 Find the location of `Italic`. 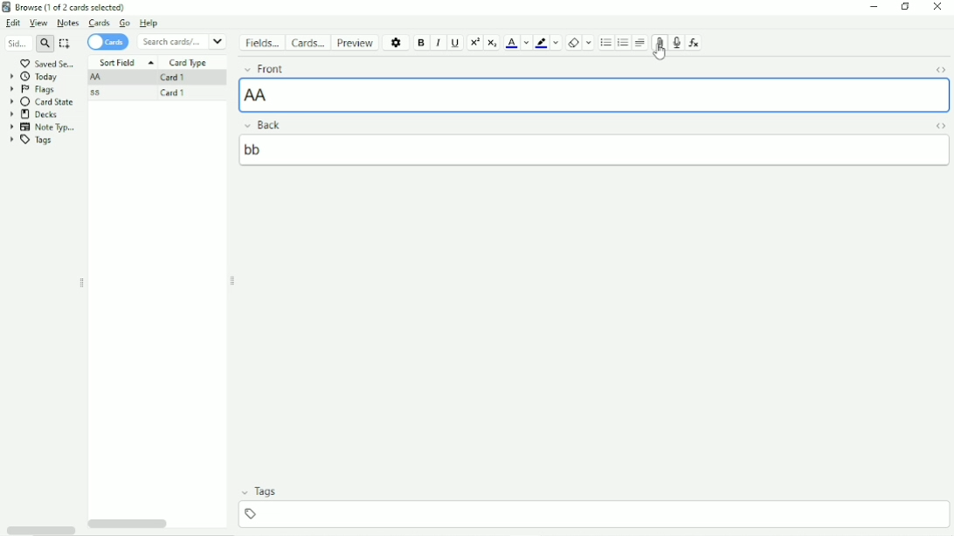

Italic is located at coordinates (438, 43).